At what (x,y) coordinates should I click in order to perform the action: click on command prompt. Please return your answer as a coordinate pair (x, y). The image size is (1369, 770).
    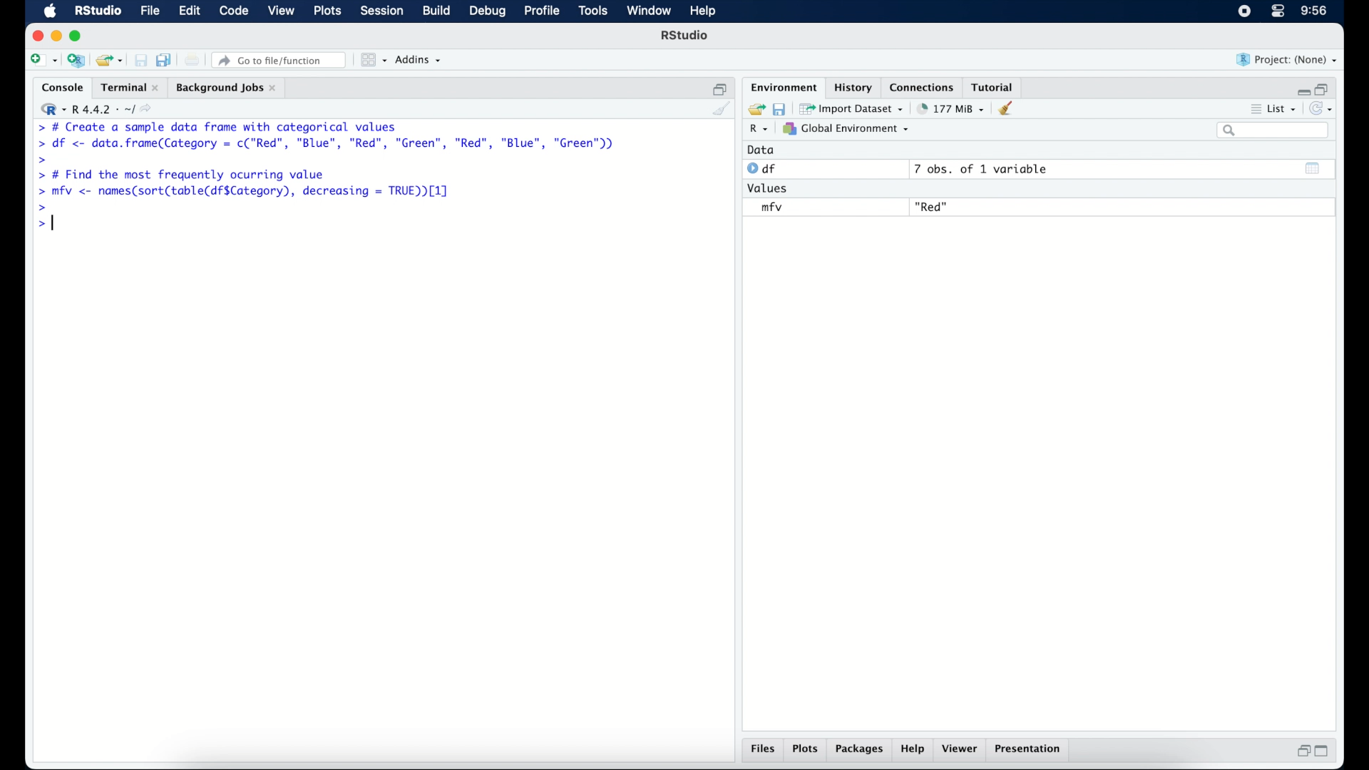
    Looking at the image, I should click on (43, 224).